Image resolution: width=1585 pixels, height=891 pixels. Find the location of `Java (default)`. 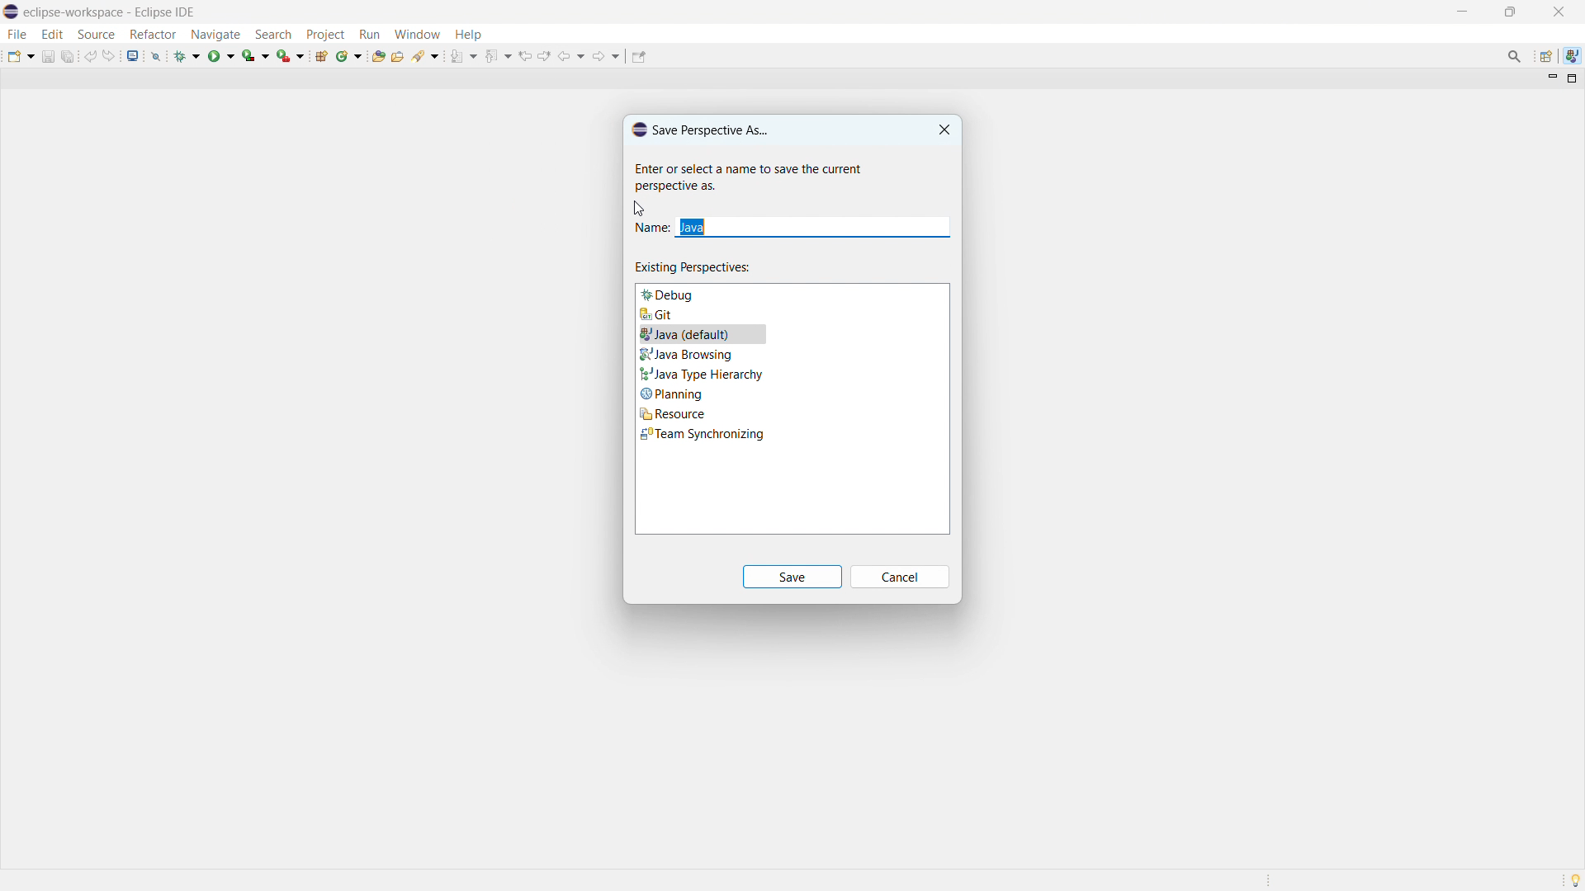

Java (default) is located at coordinates (792, 332).